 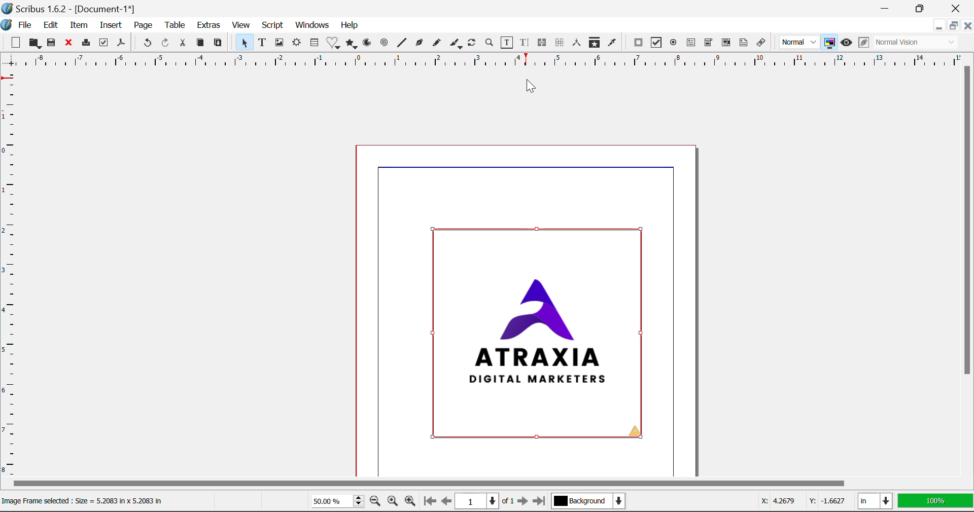 I want to click on Copy, so click(x=200, y=43).